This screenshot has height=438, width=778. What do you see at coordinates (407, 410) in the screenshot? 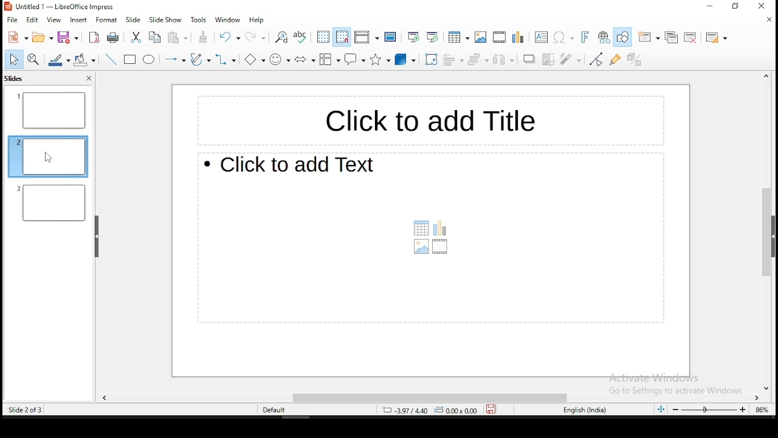
I see `3.97/4.40` at bounding box center [407, 410].